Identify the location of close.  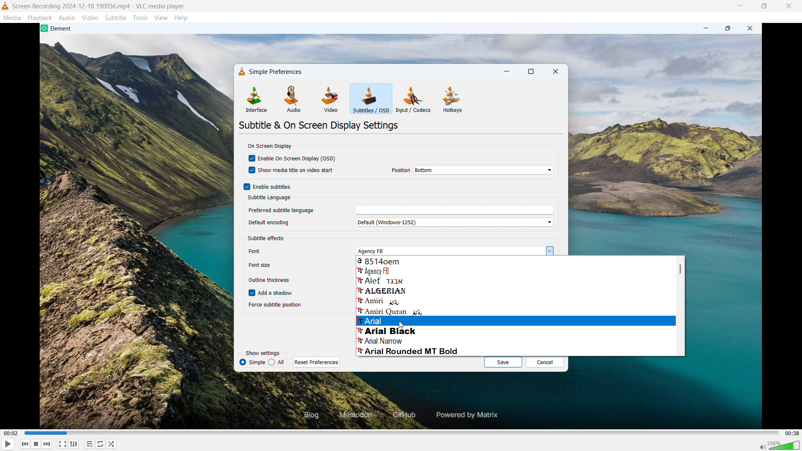
(789, 6).